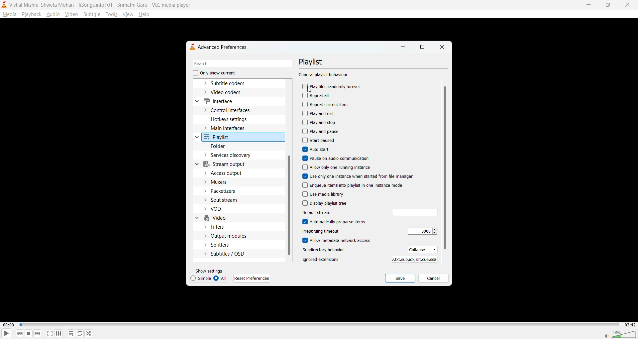 This screenshot has width=638, height=339. Describe the element at coordinates (253, 278) in the screenshot. I see `reset preferences` at that location.